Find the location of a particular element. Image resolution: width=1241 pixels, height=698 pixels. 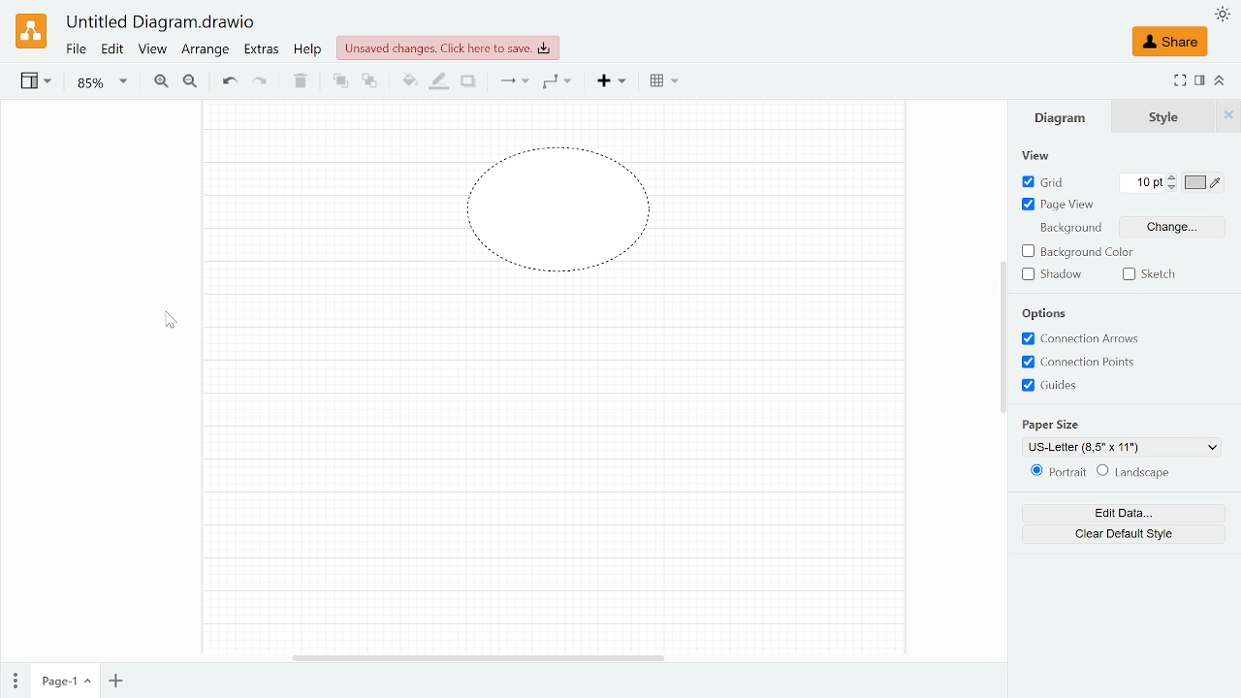

Edit data is located at coordinates (1123, 513).